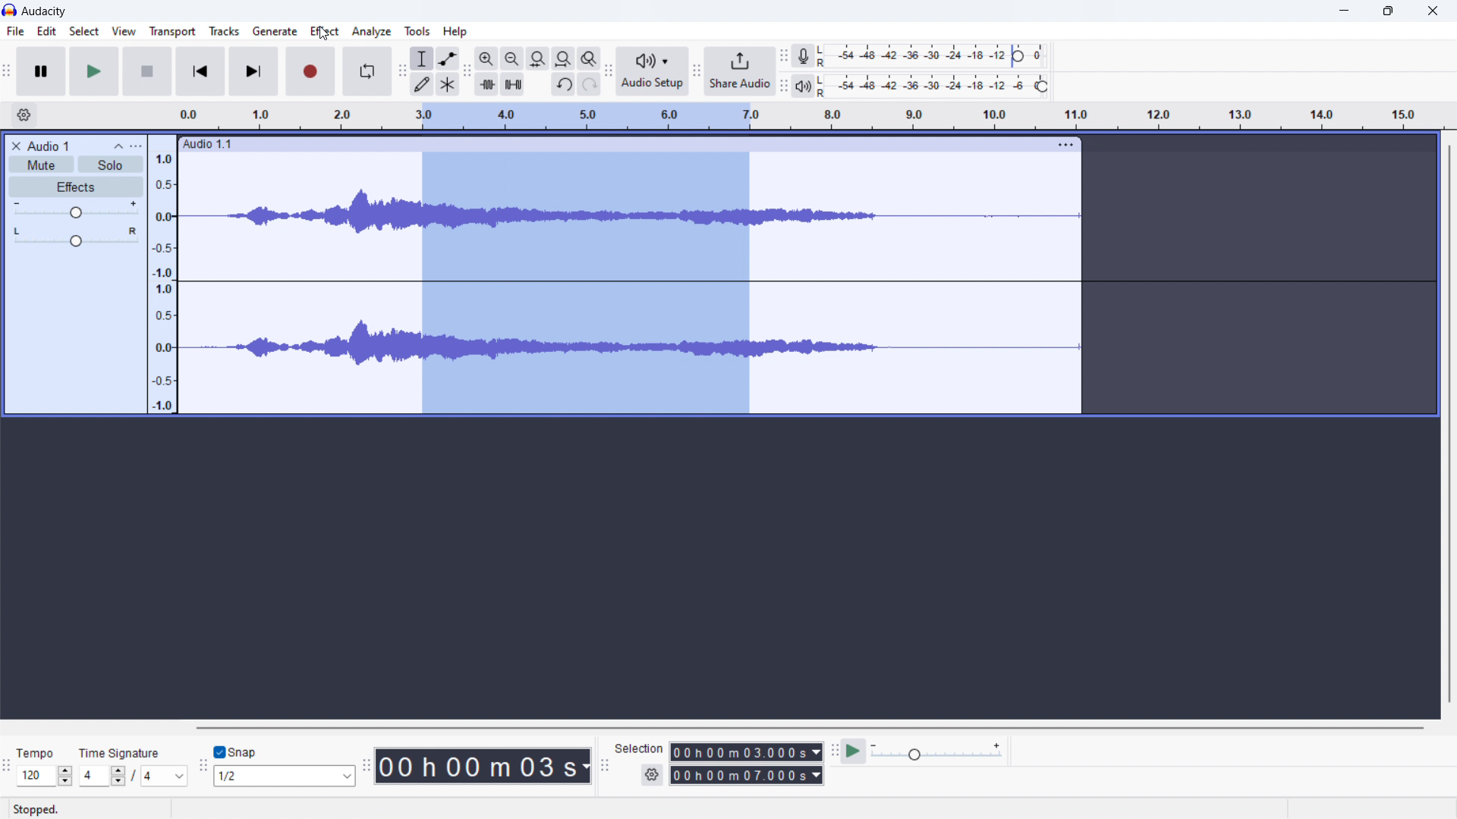 This screenshot has height=819, width=1457. What do you see at coordinates (237, 752) in the screenshot?
I see `toggle snap` at bounding box center [237, 752].